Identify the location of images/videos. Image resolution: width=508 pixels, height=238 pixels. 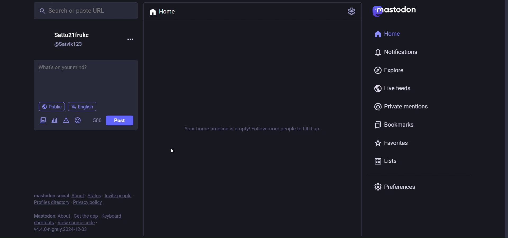
(41, 120).